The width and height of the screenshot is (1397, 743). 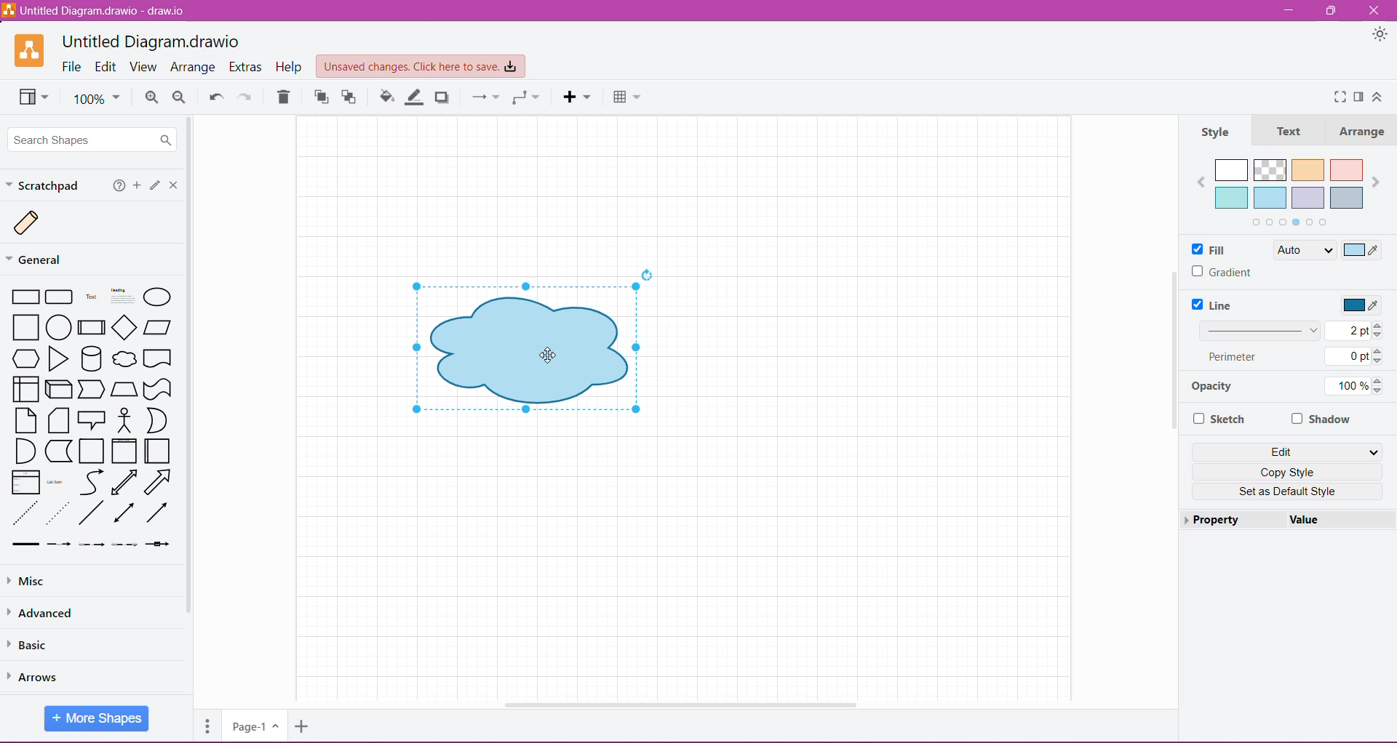 What do you see at coordinates (1211, 389) in the screenshot?
I see `Opacity` at bounding box center [1211, 389].